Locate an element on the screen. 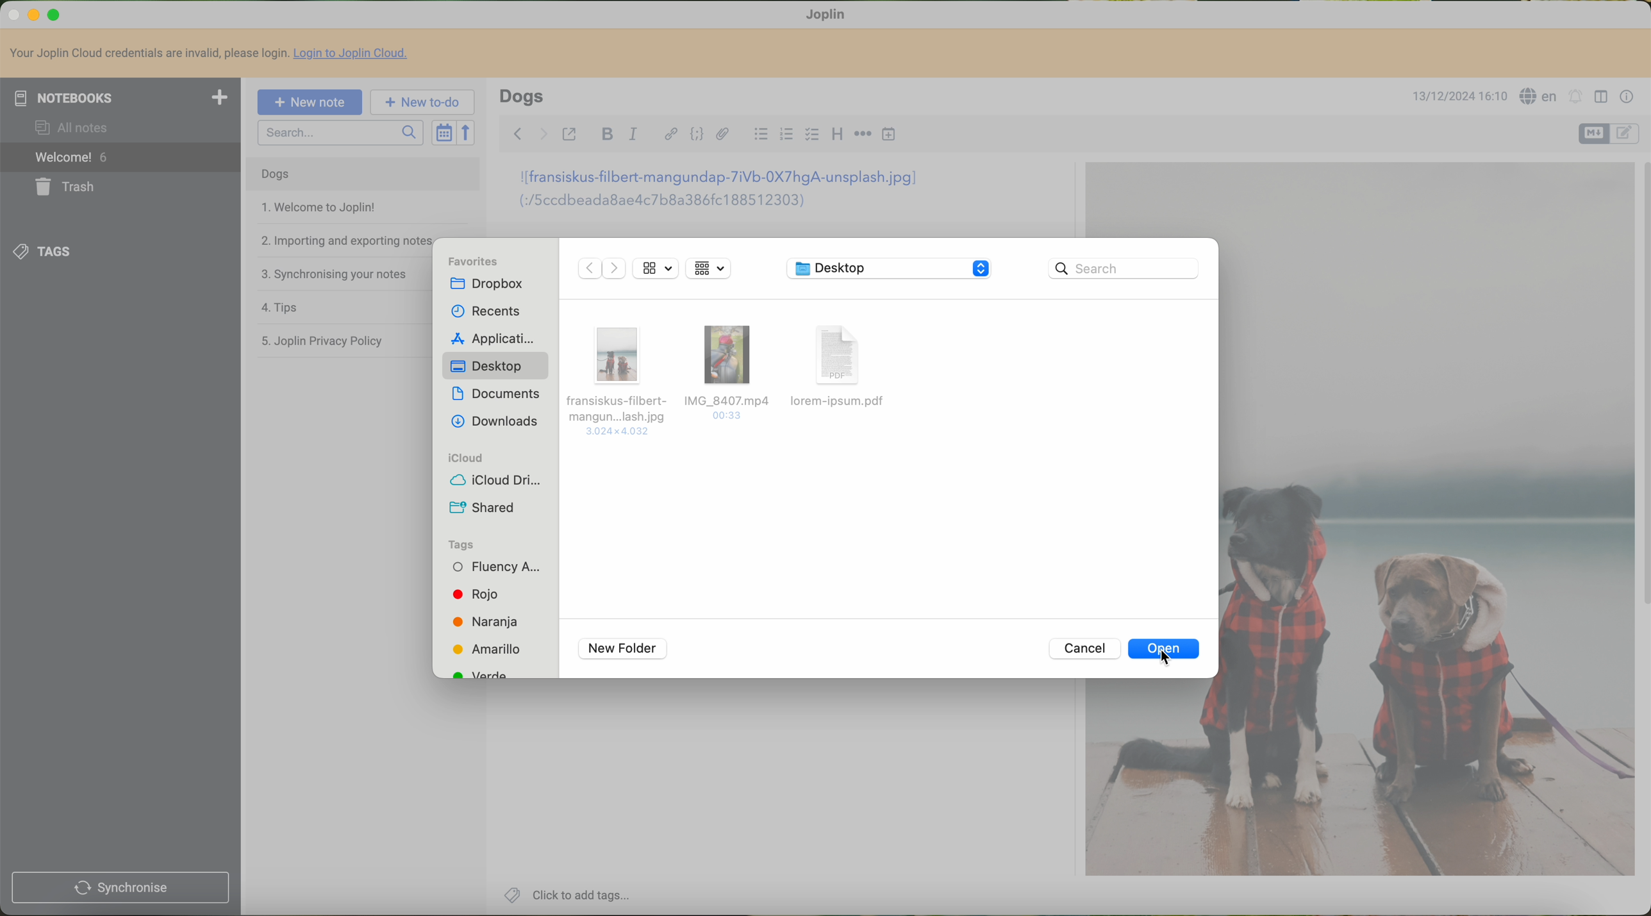 This screenshot has width=1651, height=916. italic is located at coordinates (633, 136).